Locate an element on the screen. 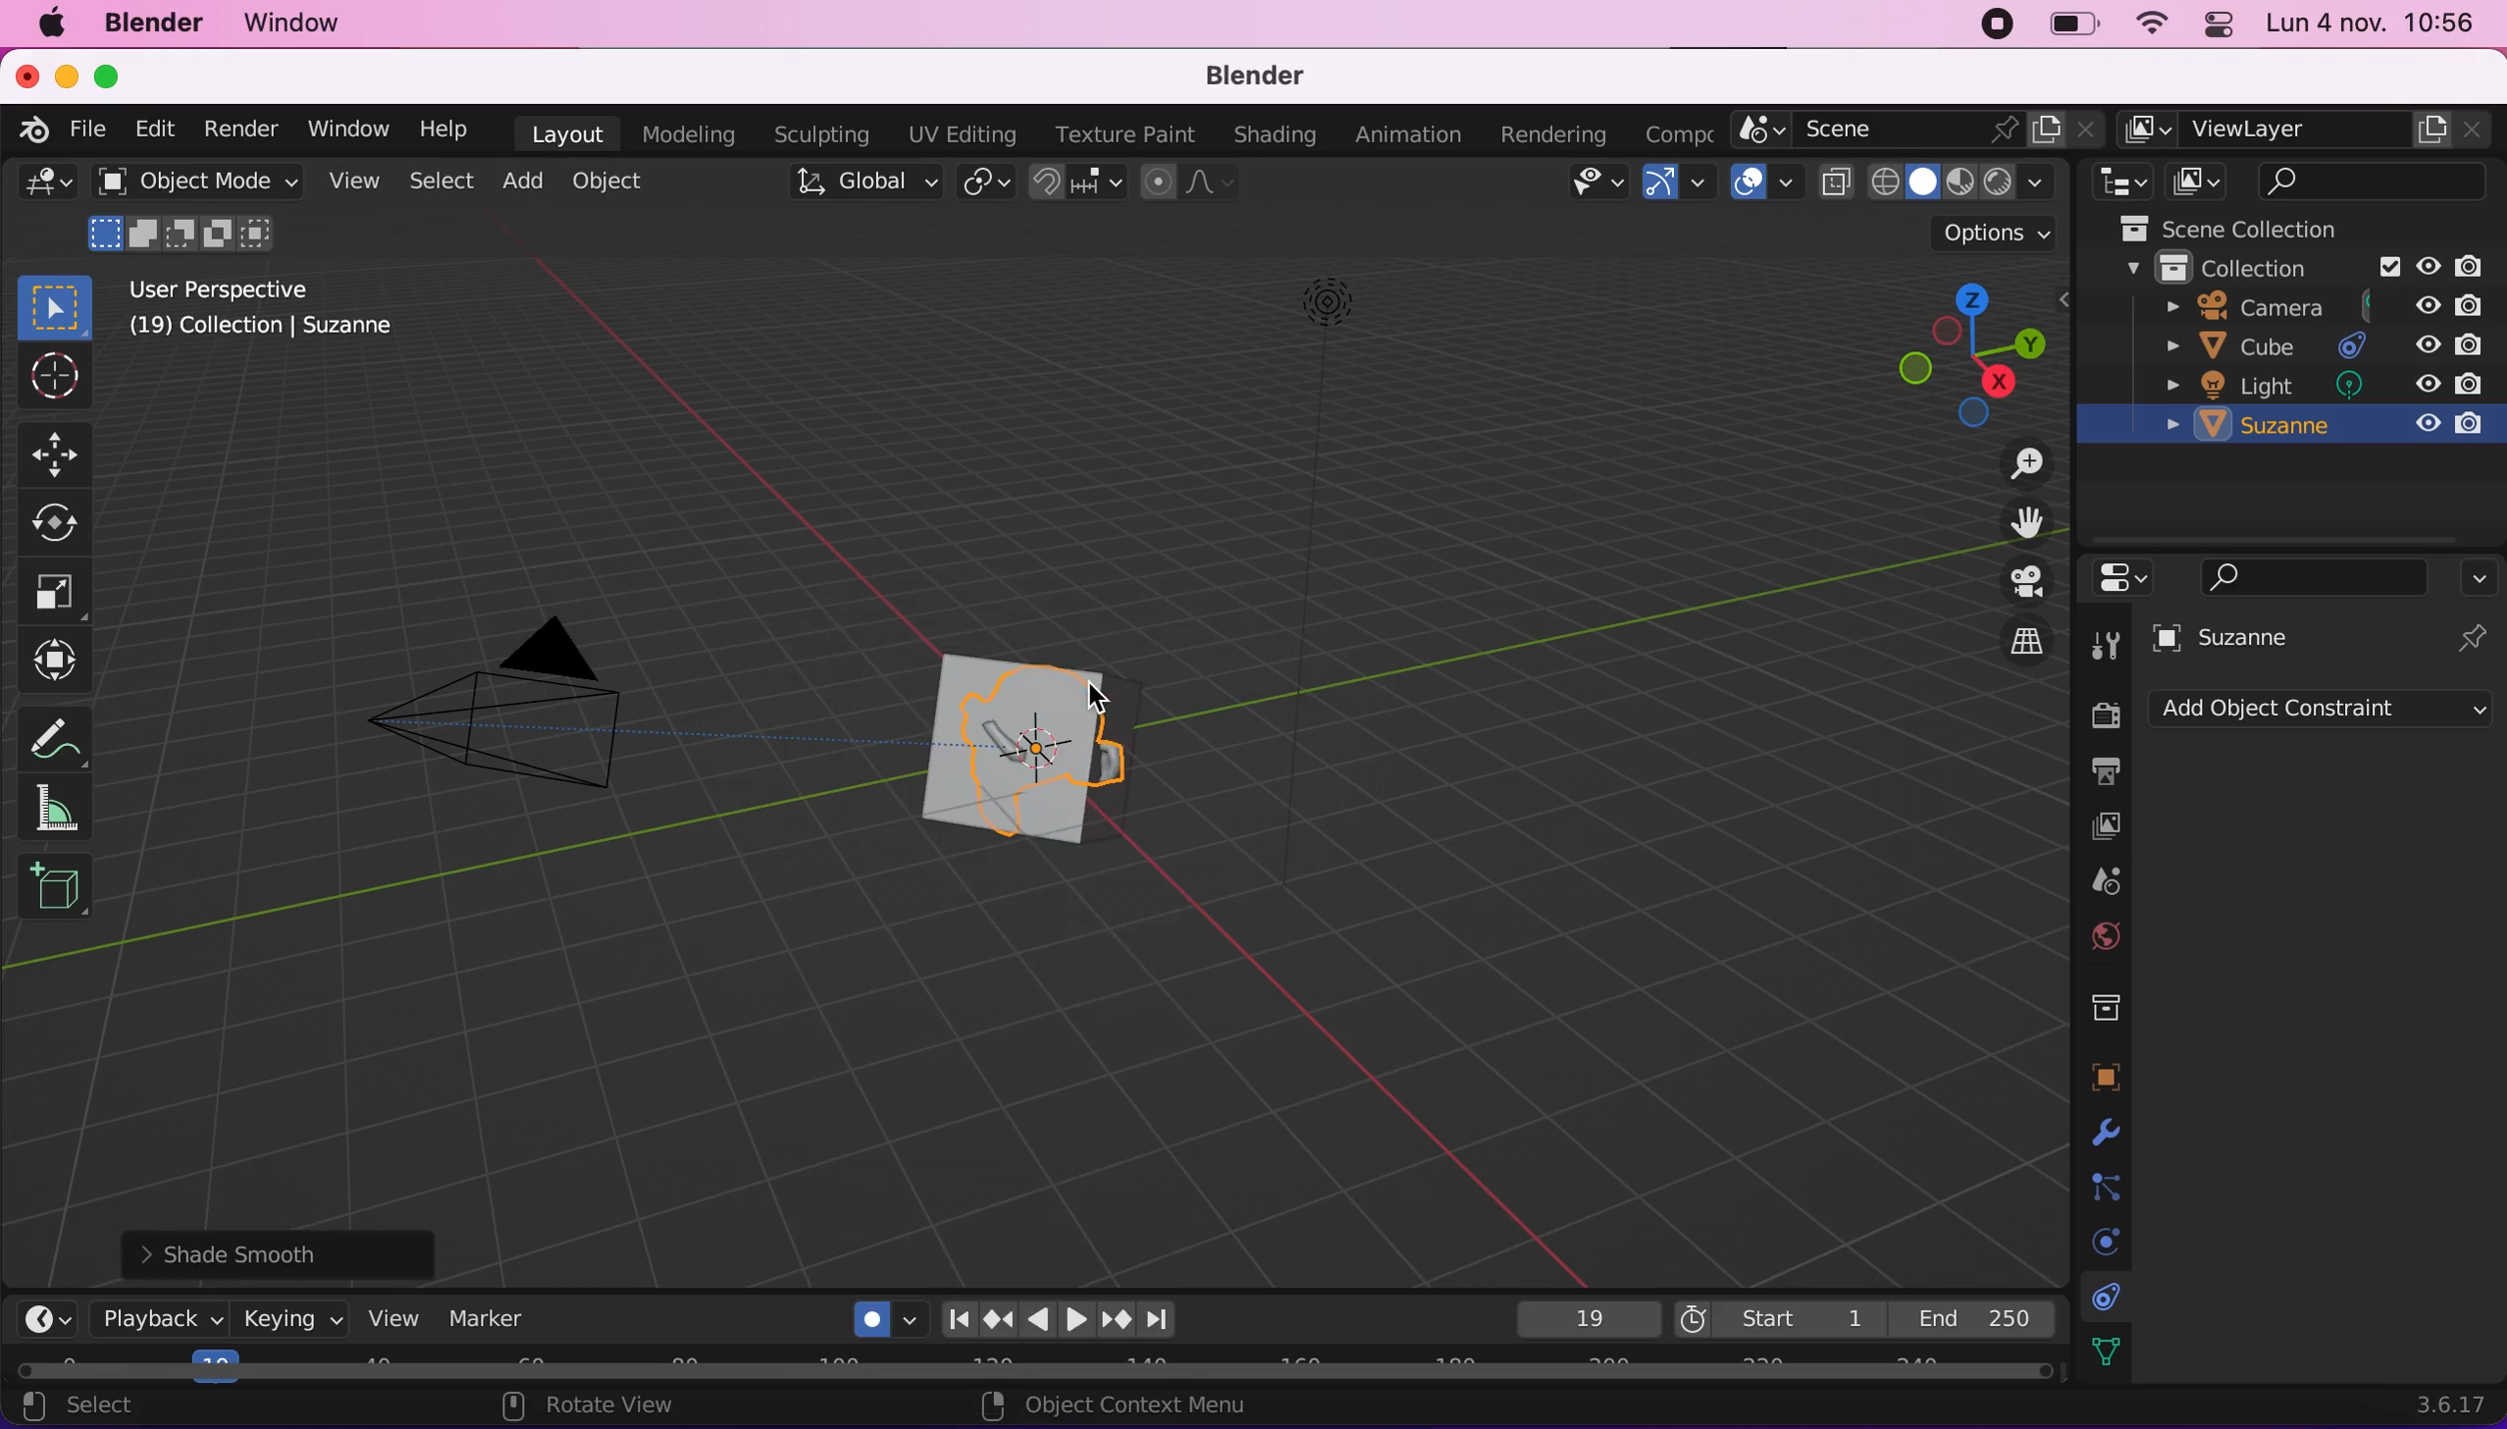 The height and width of the screenshot is (1429, 2507). uv editing is located at coordinates (962, 133).